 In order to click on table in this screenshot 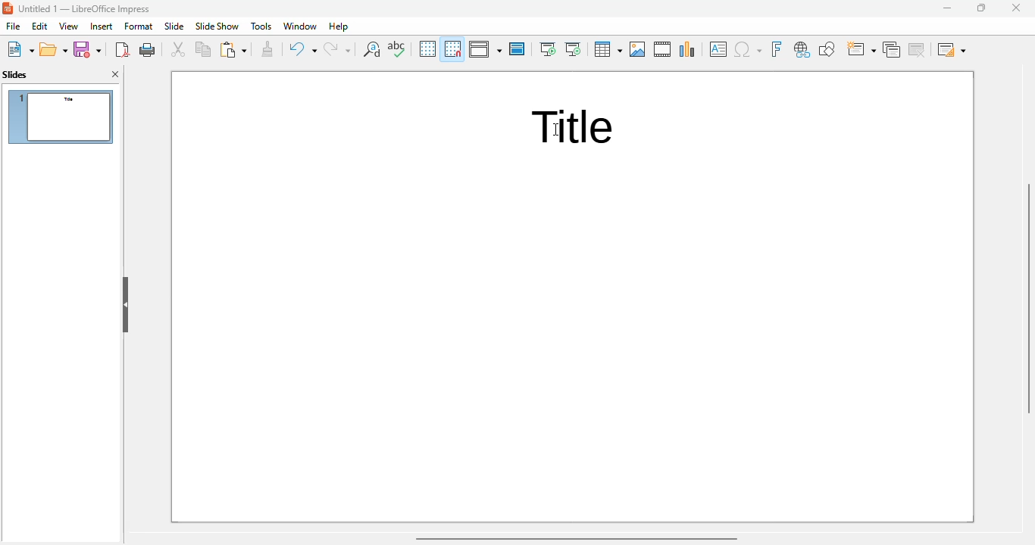, I will do `click(608, 49)`.